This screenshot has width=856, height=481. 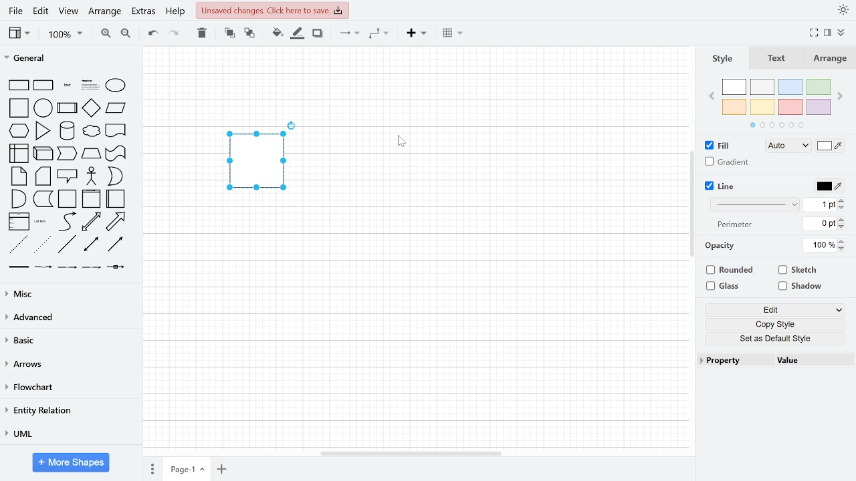 What do you see at coordinates (791, 360) in the screenshot?
I see `value` at bounding box center [791, 360].